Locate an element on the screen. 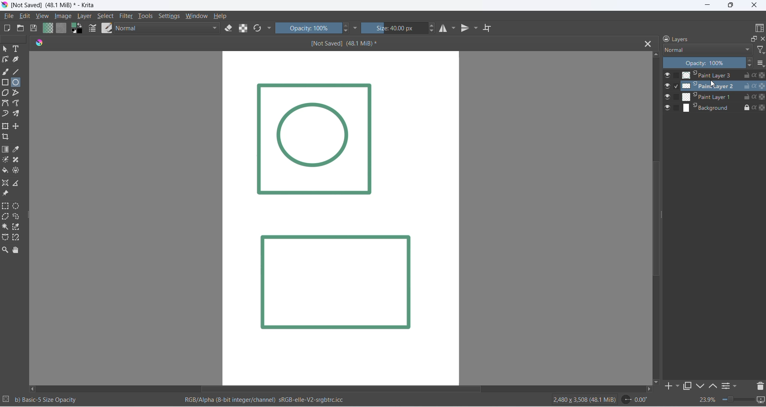  opacity is located at coordinates (306, 28).